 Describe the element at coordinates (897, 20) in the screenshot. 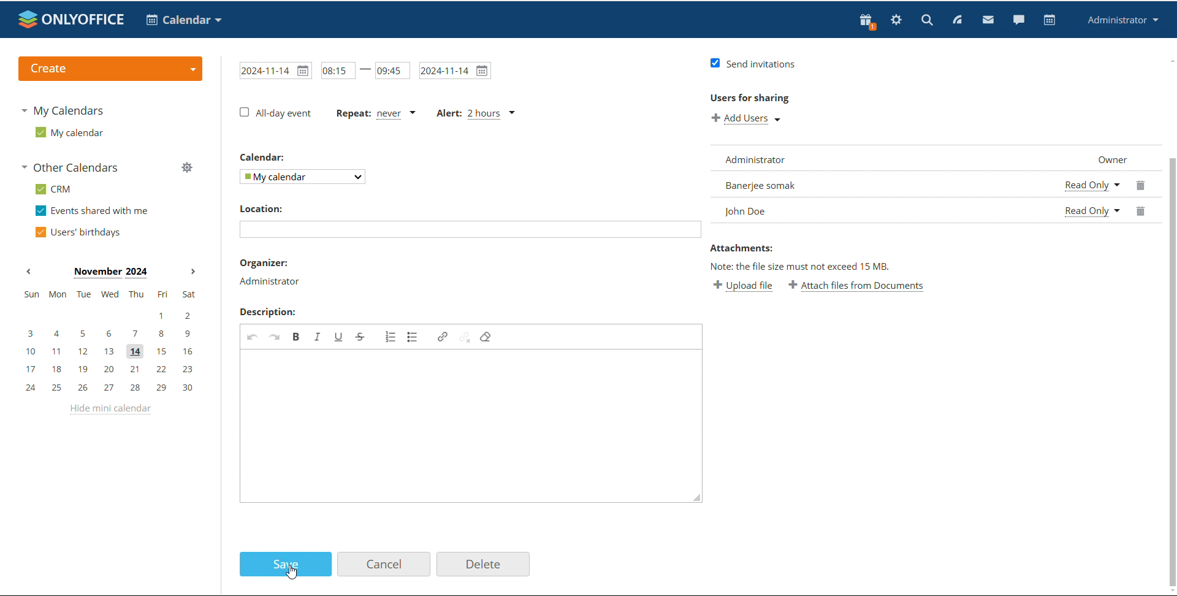

I see `settings` at that location.